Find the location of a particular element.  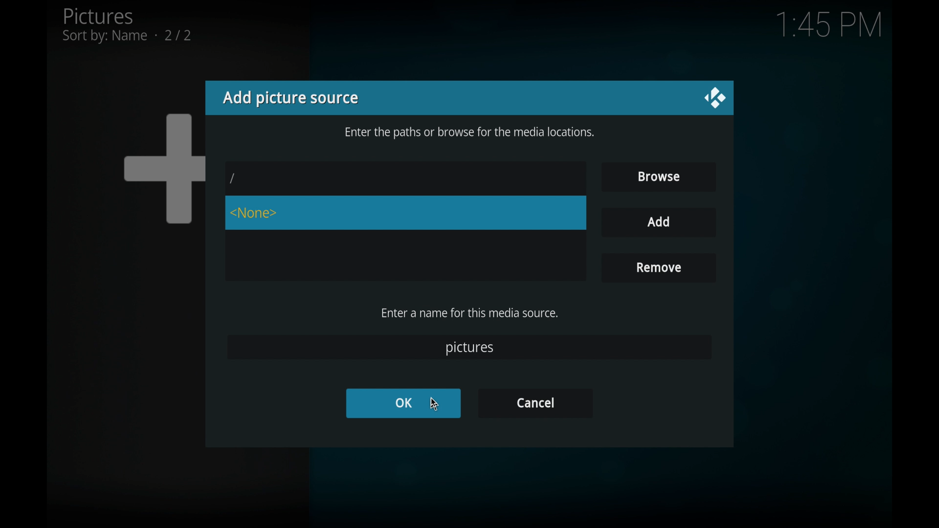

remove is located at coordinates (657, 268).